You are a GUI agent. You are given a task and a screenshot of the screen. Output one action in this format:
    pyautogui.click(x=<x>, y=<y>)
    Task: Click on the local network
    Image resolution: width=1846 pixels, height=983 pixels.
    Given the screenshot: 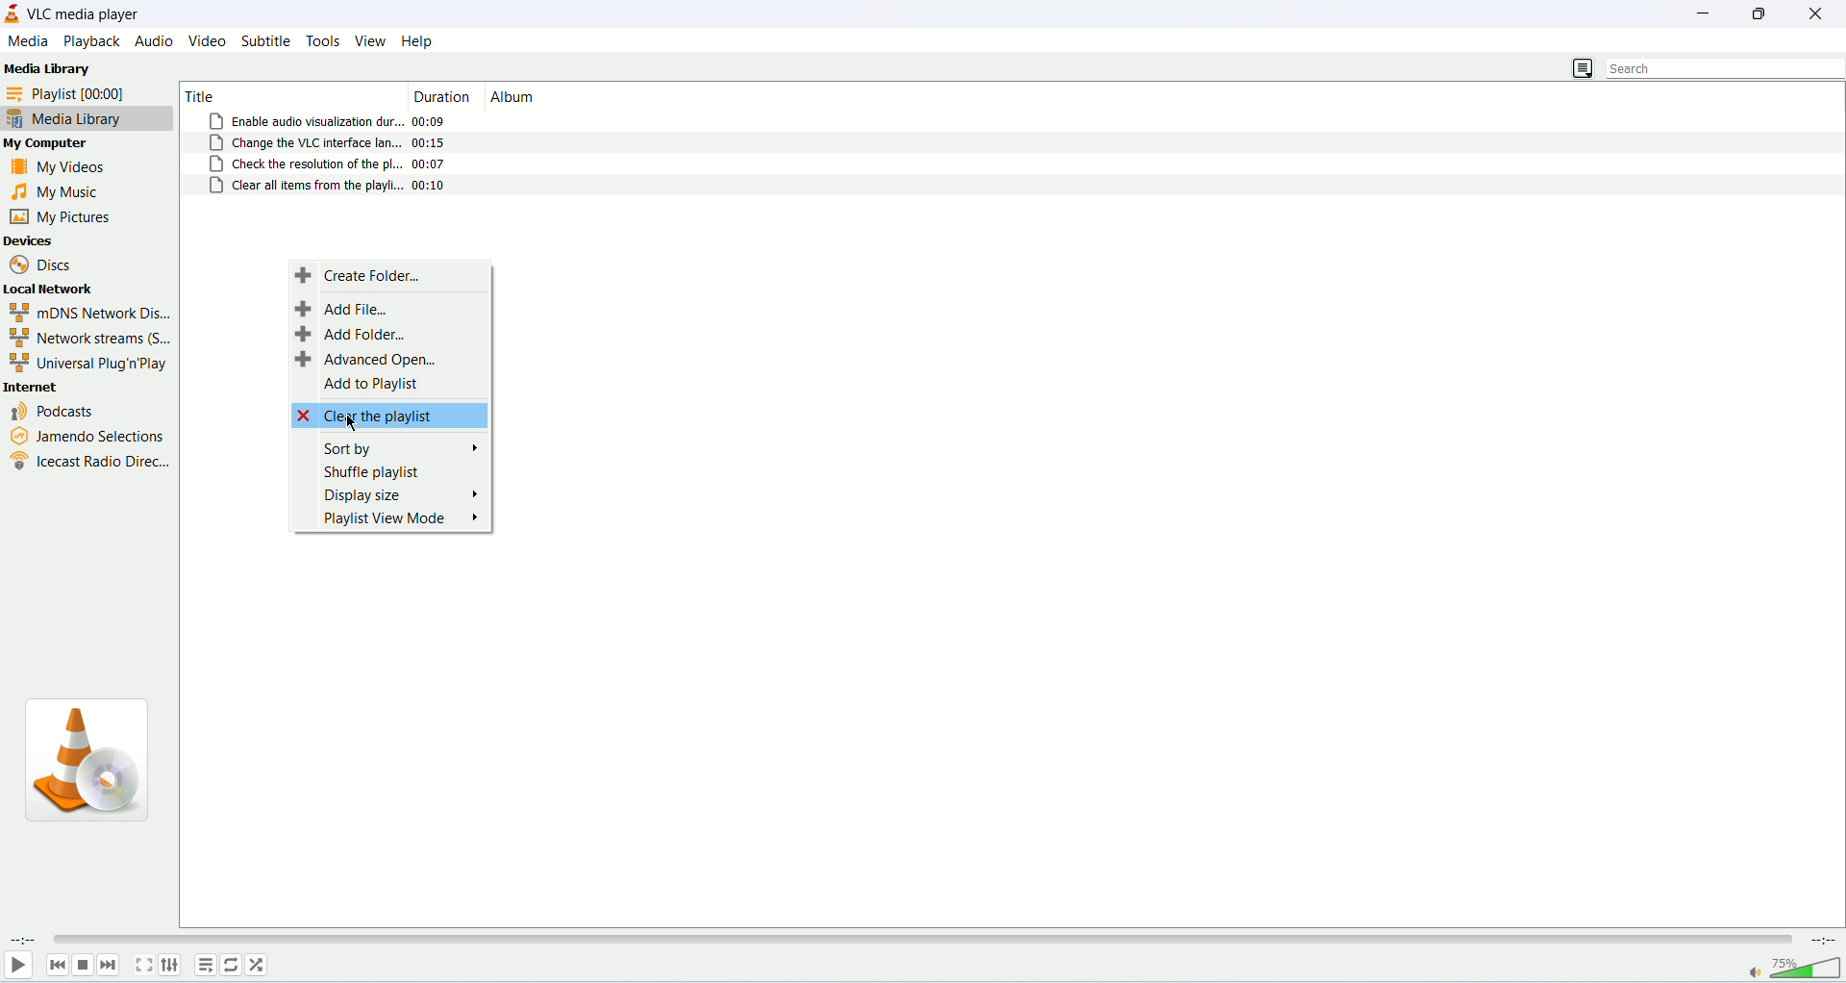 What is the action you would take?
    pyautogui.click(x=49, y=289)
    